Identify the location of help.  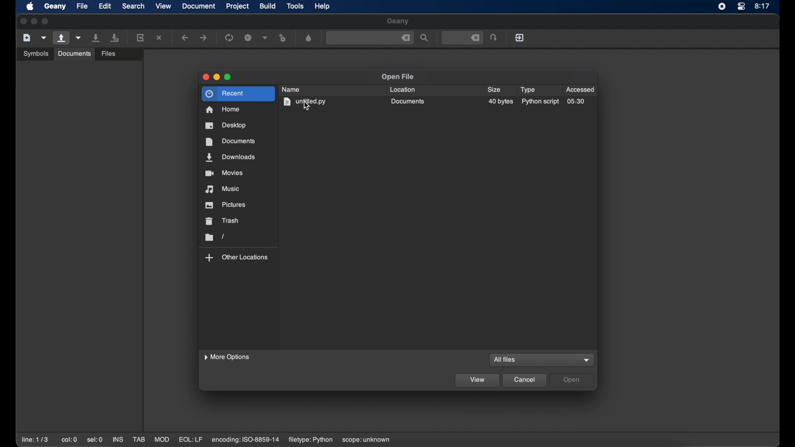
(322, 6).